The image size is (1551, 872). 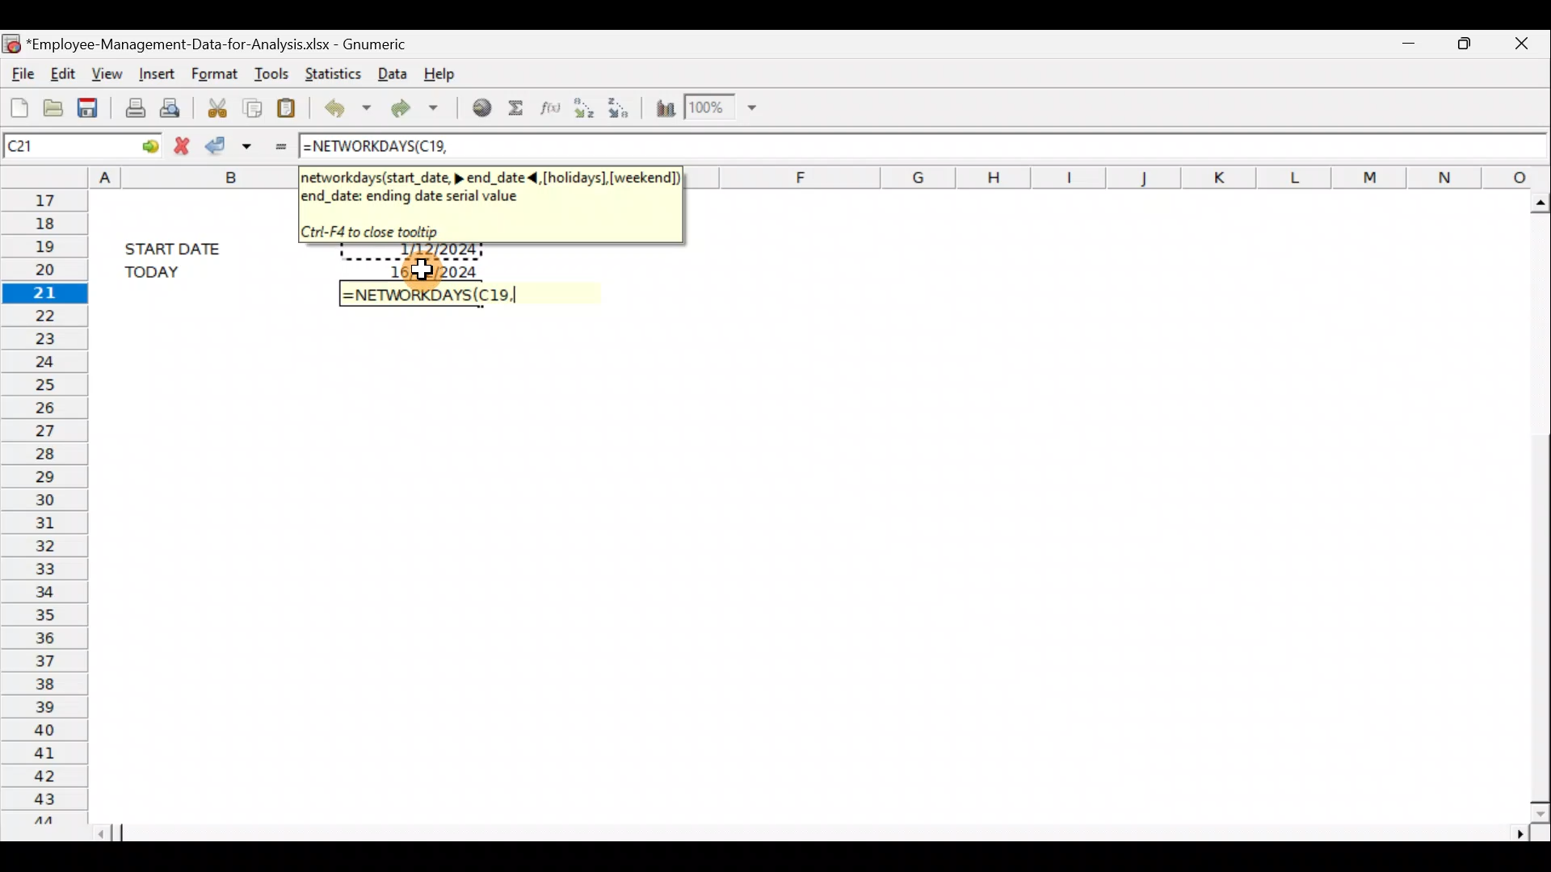 I want to click on Columns, so click(x=1124, y=175).